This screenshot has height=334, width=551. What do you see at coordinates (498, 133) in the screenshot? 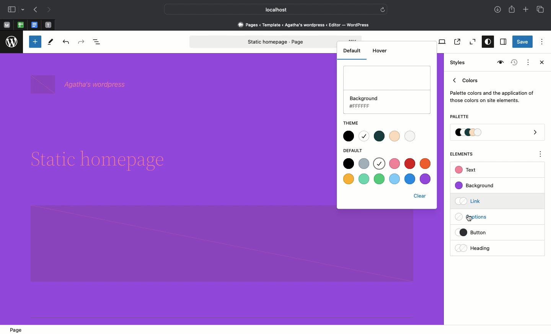
I see `Palette` at bounding box center [498, 133].